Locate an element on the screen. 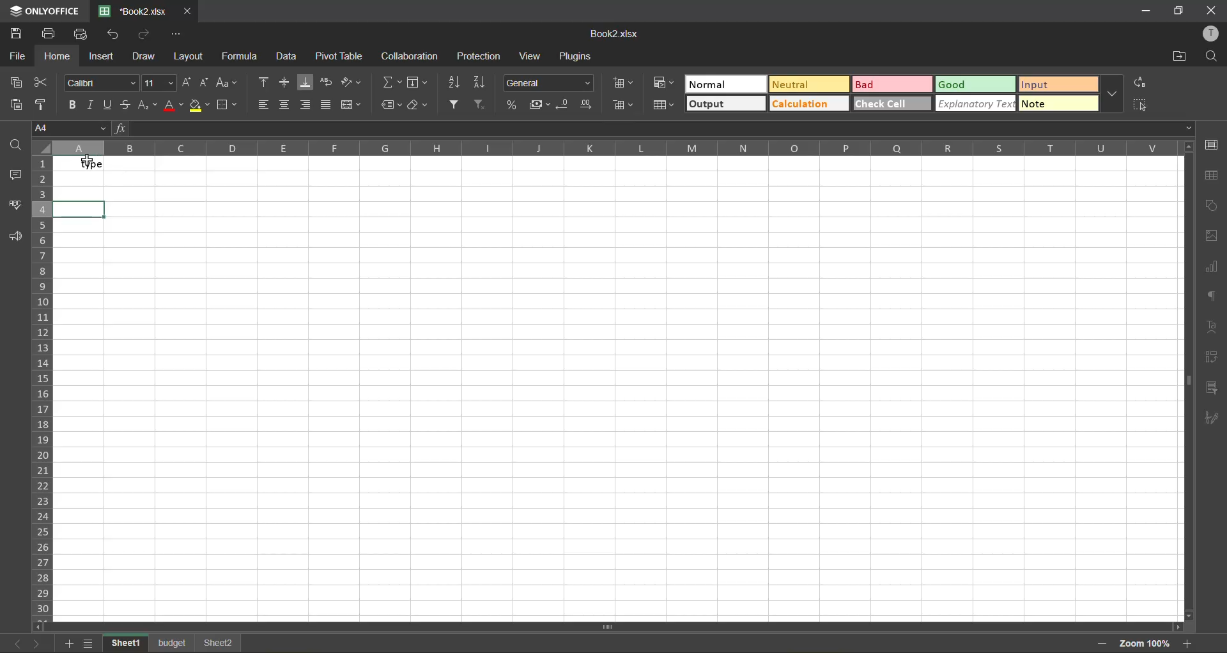  charts is located at coordinates (1213, 266).